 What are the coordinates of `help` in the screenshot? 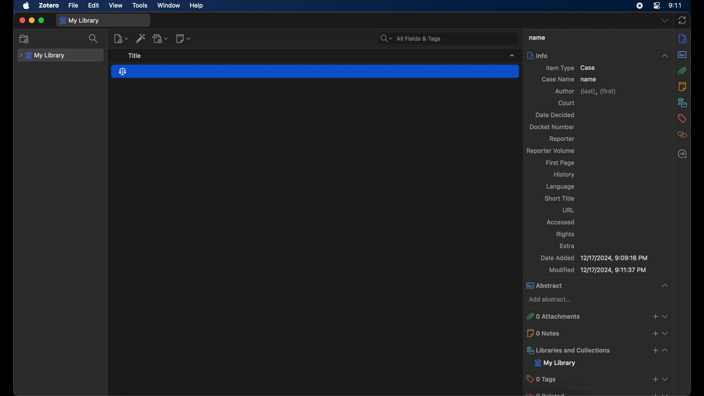 It's located at (197, 5).